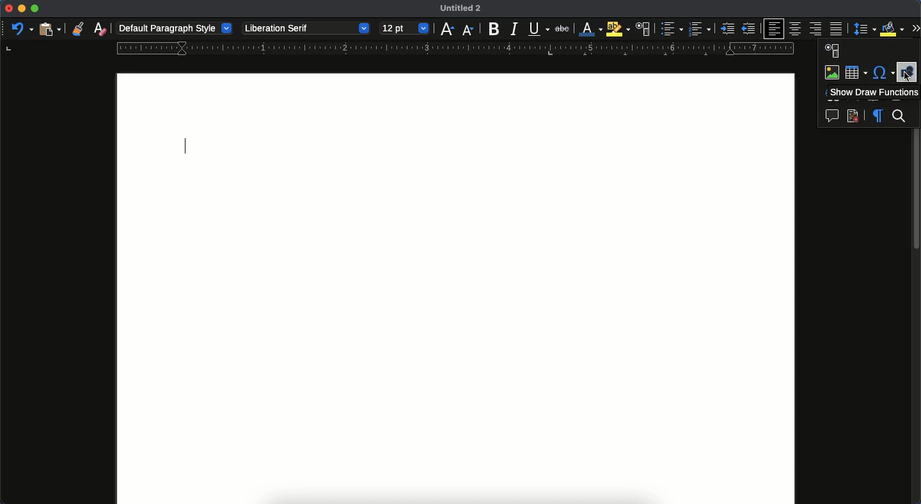 The image size is (921, 504). What do you see at coordinates (856, 71) in the screenshot?
I see `table` at bounding box center [856, 71].